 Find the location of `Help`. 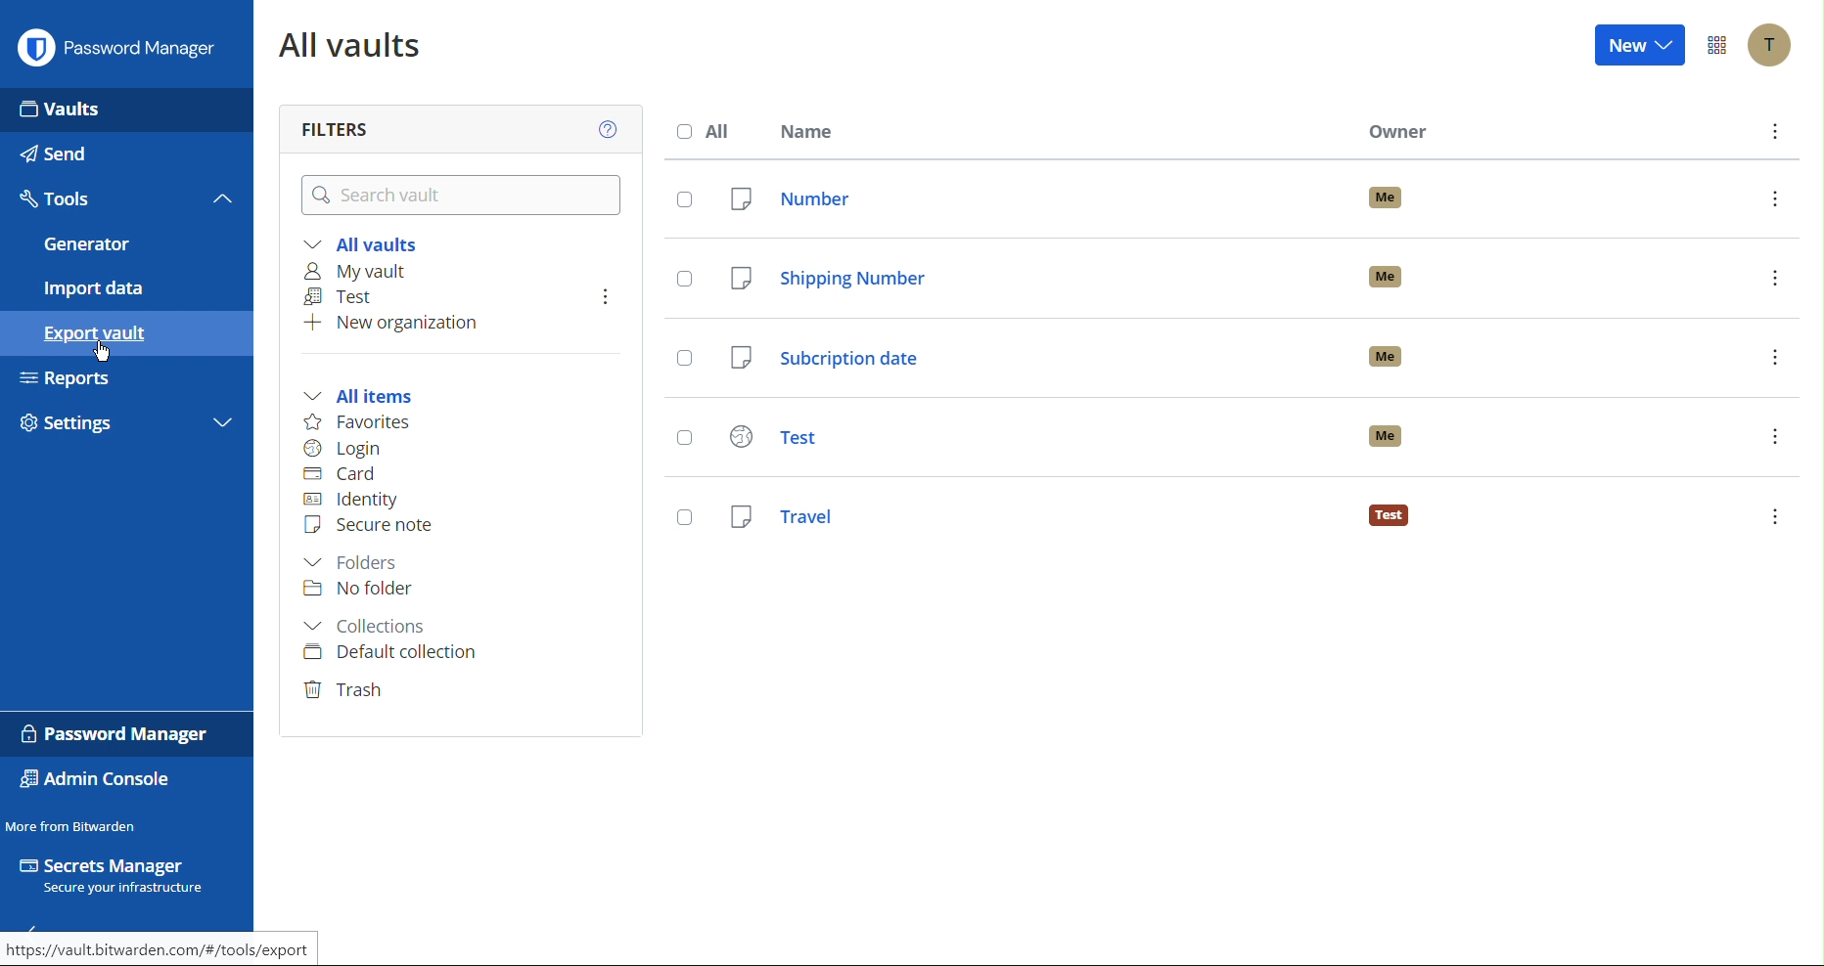

Help is located at coordinates (605, 129).